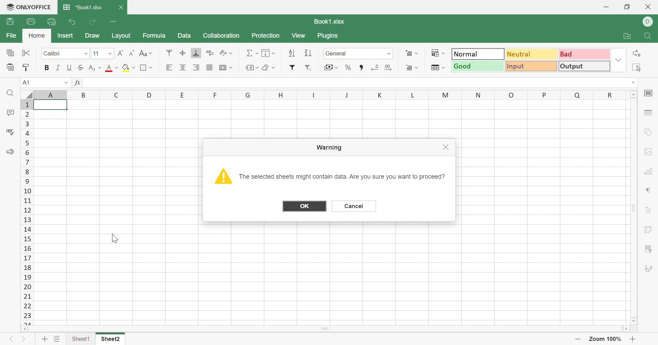 The width and height of the screenshot is (658, 345). What do you see at coordinates (87, 53) in the screenshot?
I see `Drop Down` at bounding box center [87, 53].